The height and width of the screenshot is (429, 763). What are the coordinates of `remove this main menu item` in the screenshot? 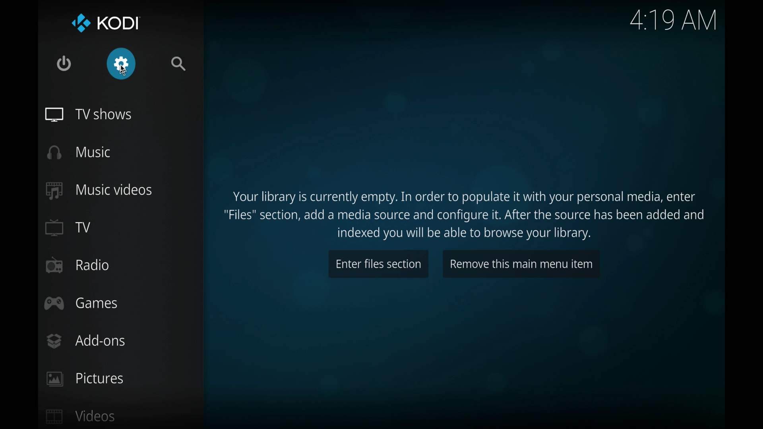 It's located at (521, 263).